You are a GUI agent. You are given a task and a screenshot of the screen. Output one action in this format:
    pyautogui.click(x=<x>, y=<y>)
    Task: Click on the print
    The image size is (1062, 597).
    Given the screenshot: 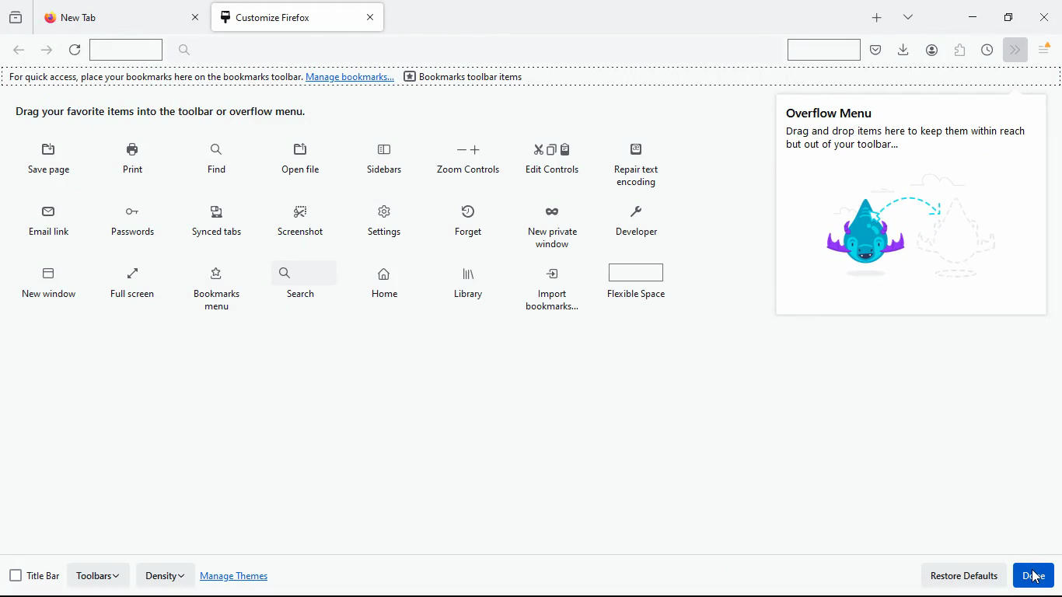 What is the action you would take?
    pyautogui.click(x=217, y=161)
    